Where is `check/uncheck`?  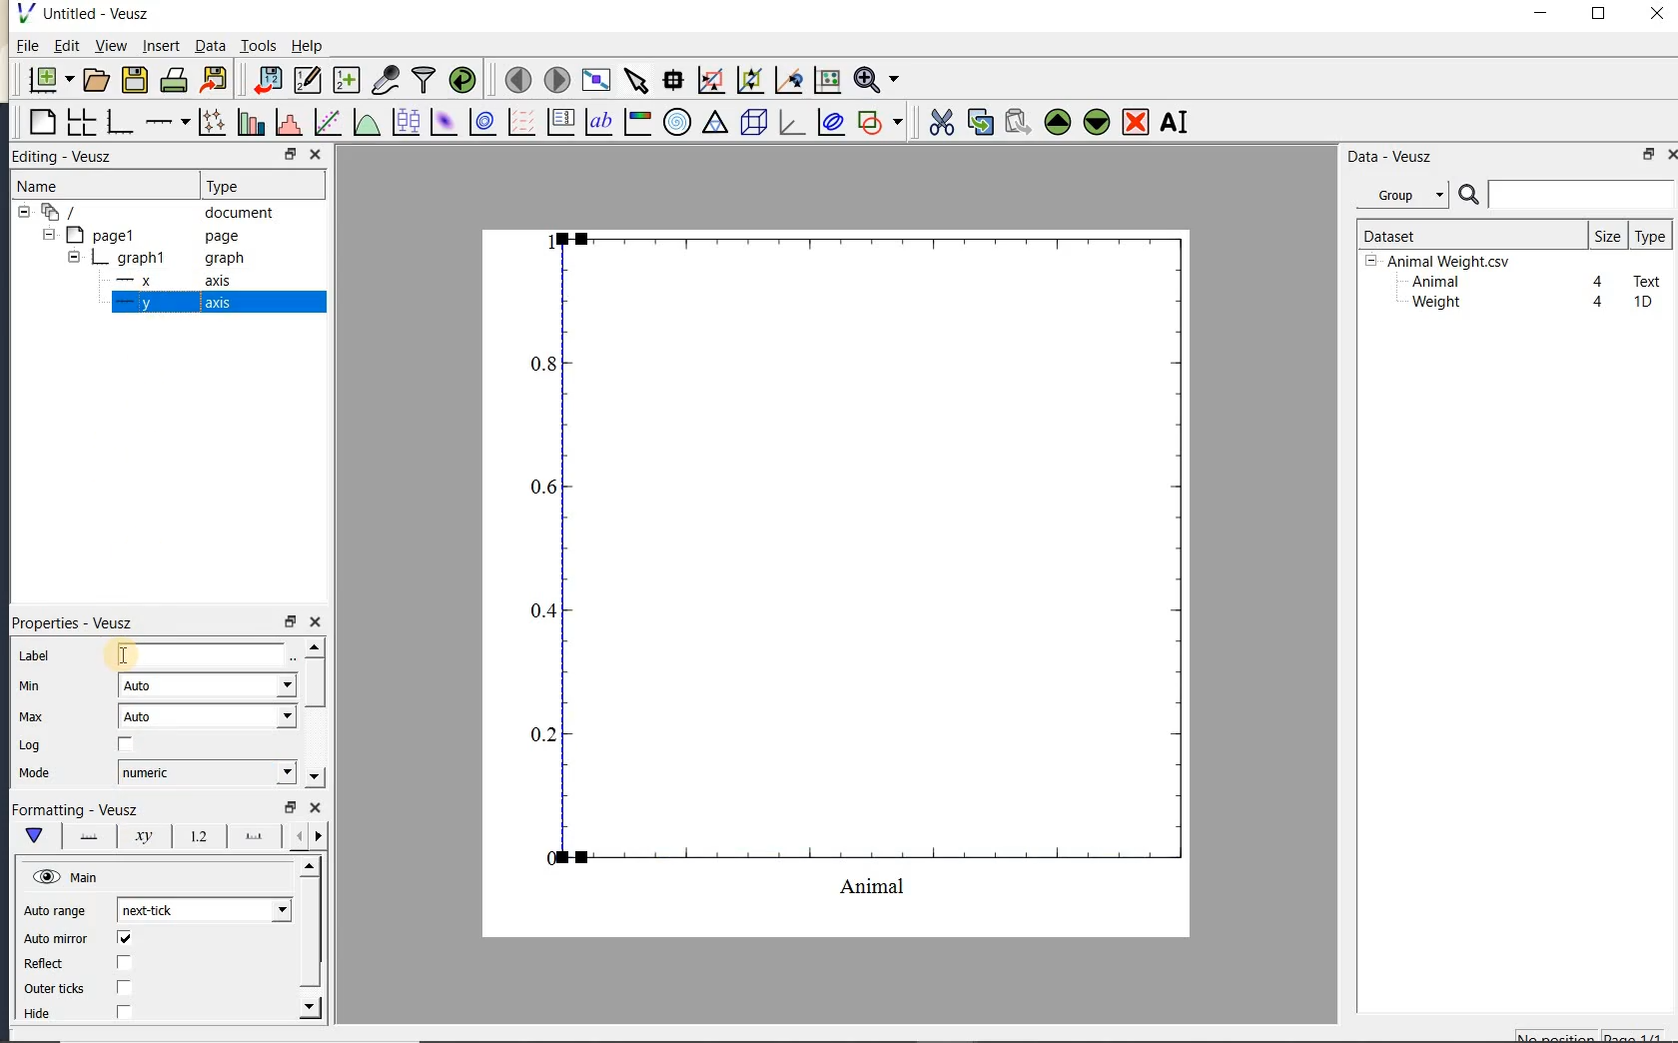
check/uncheck is located at coordinates (123, 964).